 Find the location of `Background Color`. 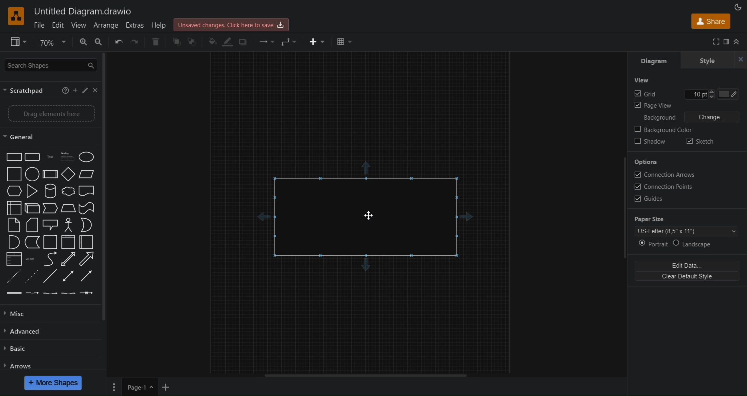

Background Color is located at coordinates (663, 131).